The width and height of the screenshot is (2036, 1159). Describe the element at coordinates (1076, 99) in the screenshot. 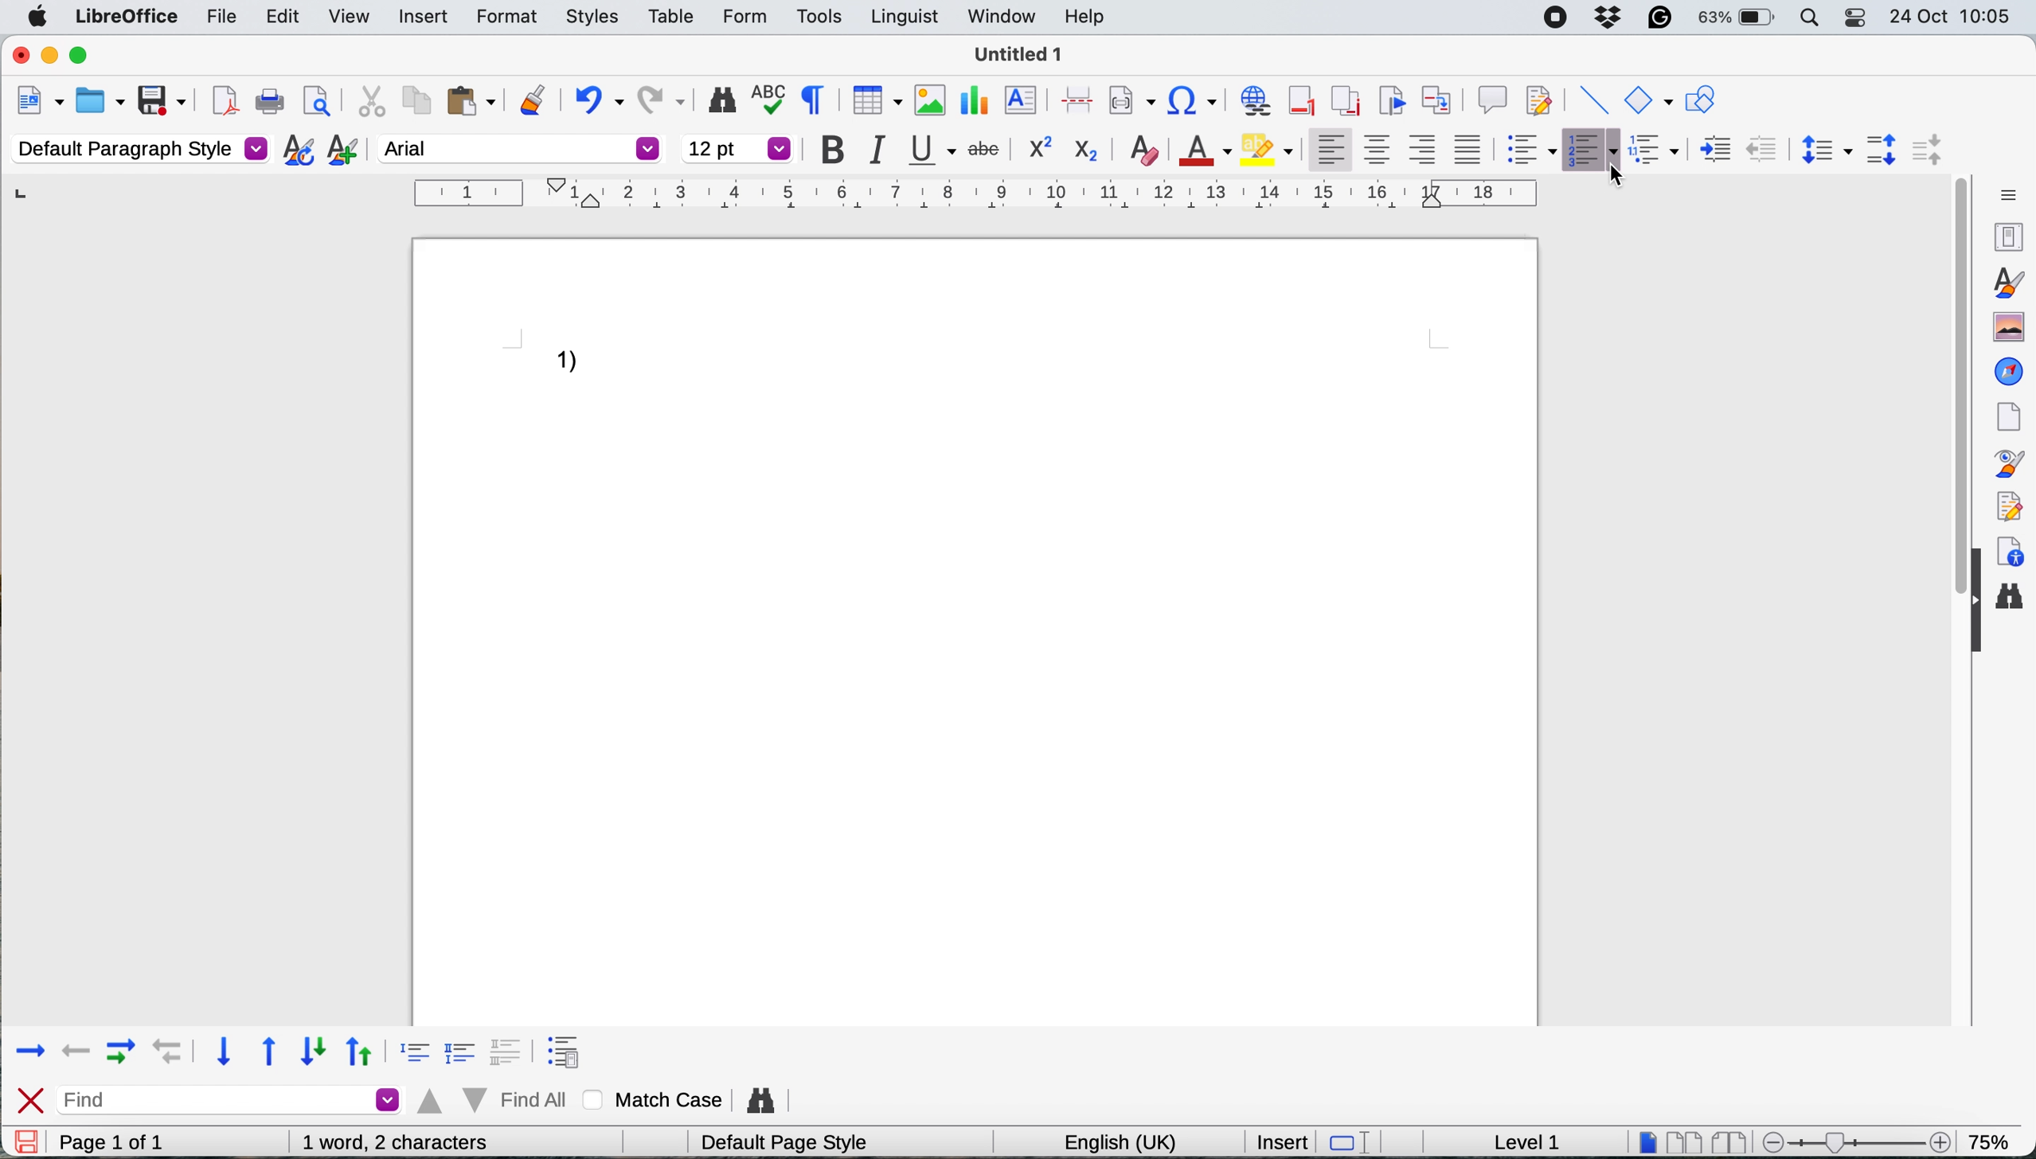

I see `insert page break` at that location.